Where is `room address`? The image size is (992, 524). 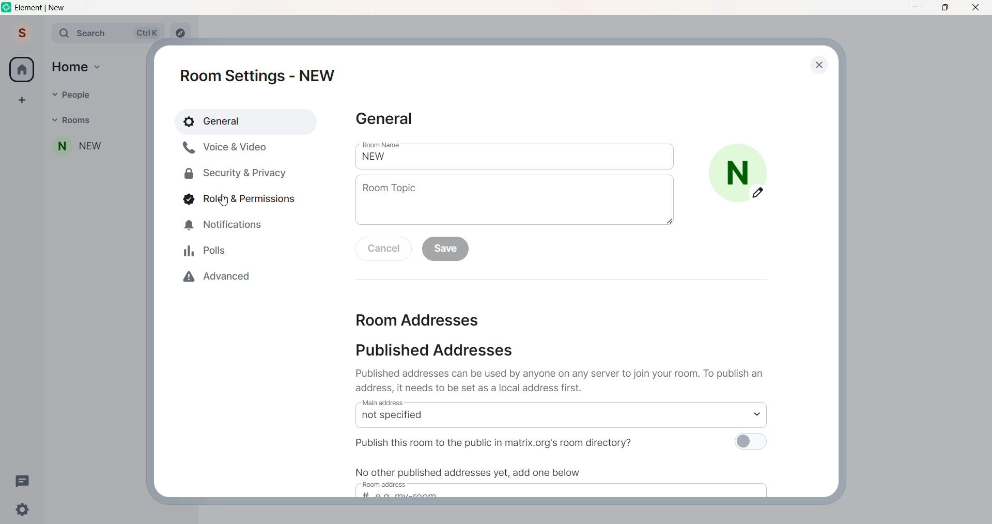 room address is located at coordinates (426, 321).